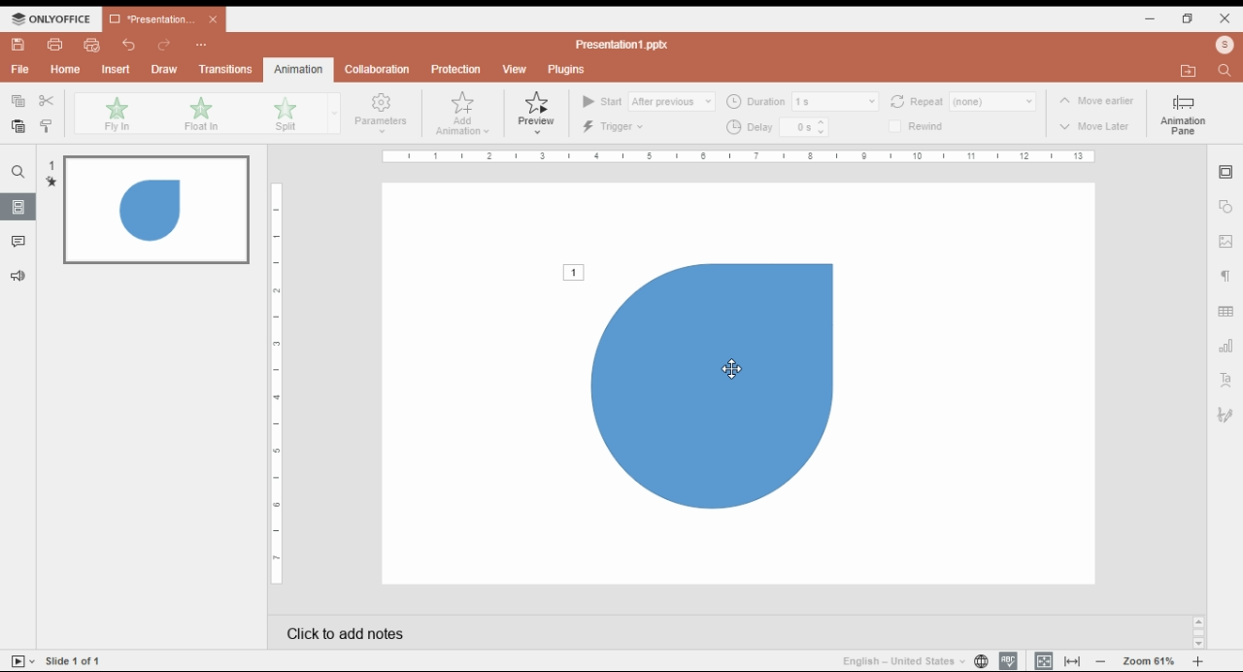 The image size is (1243, 672). Describe the element at coordinates (1226, 381) in the screenshot. I see `text art settings` at that location.